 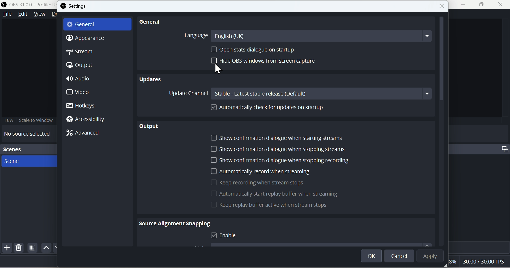 What do you see at coordinates (86, 25) in the screenshot?
I see `General` at bounding box center [86, 25].